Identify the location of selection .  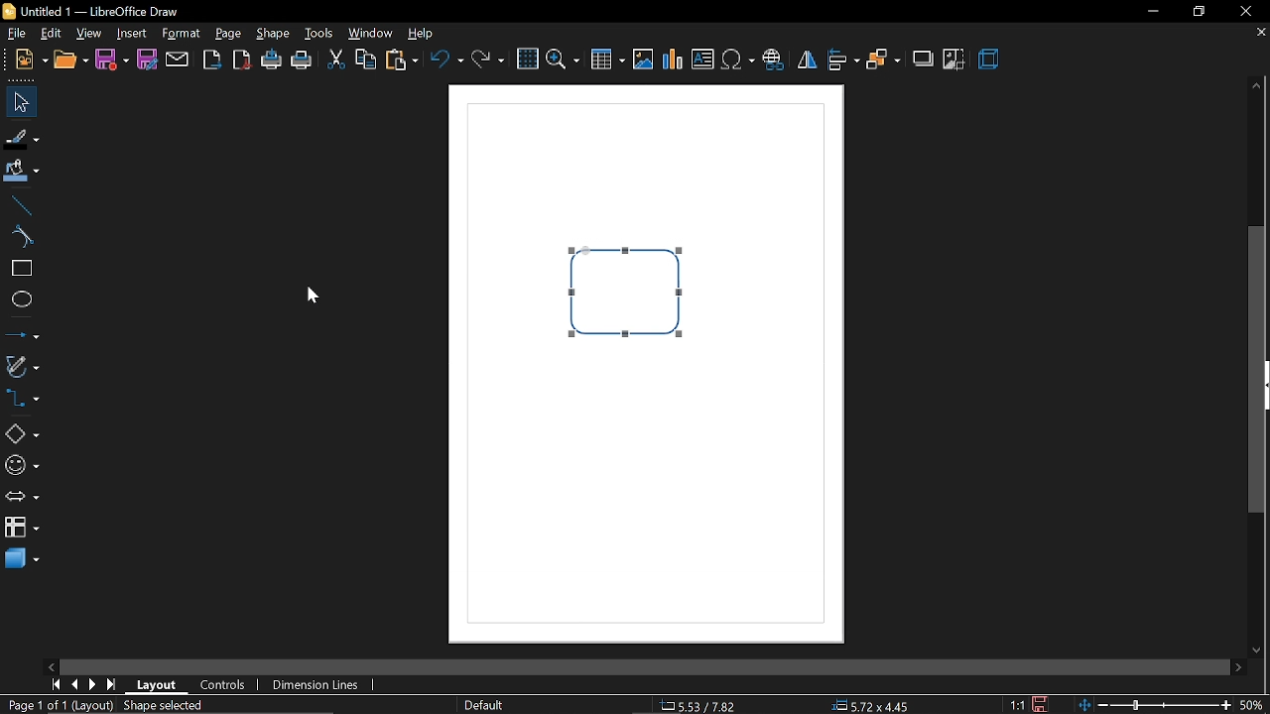
(171, 707).